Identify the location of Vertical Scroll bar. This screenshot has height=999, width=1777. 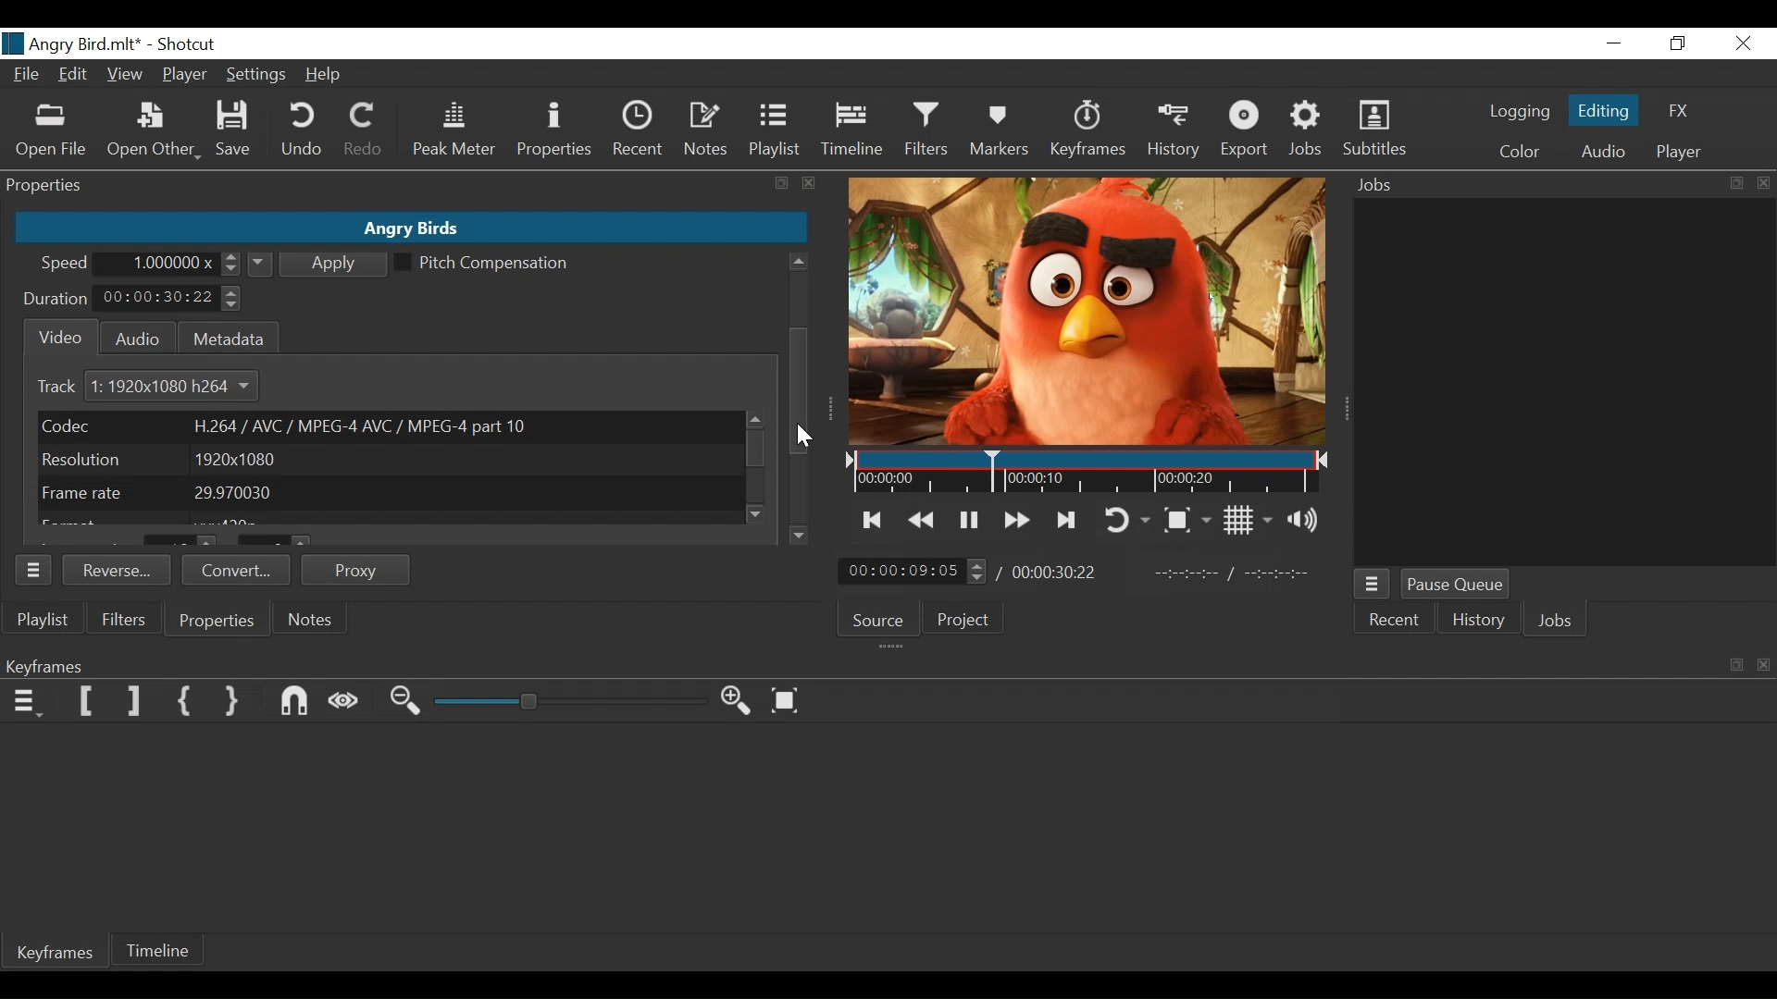
(799, 392).